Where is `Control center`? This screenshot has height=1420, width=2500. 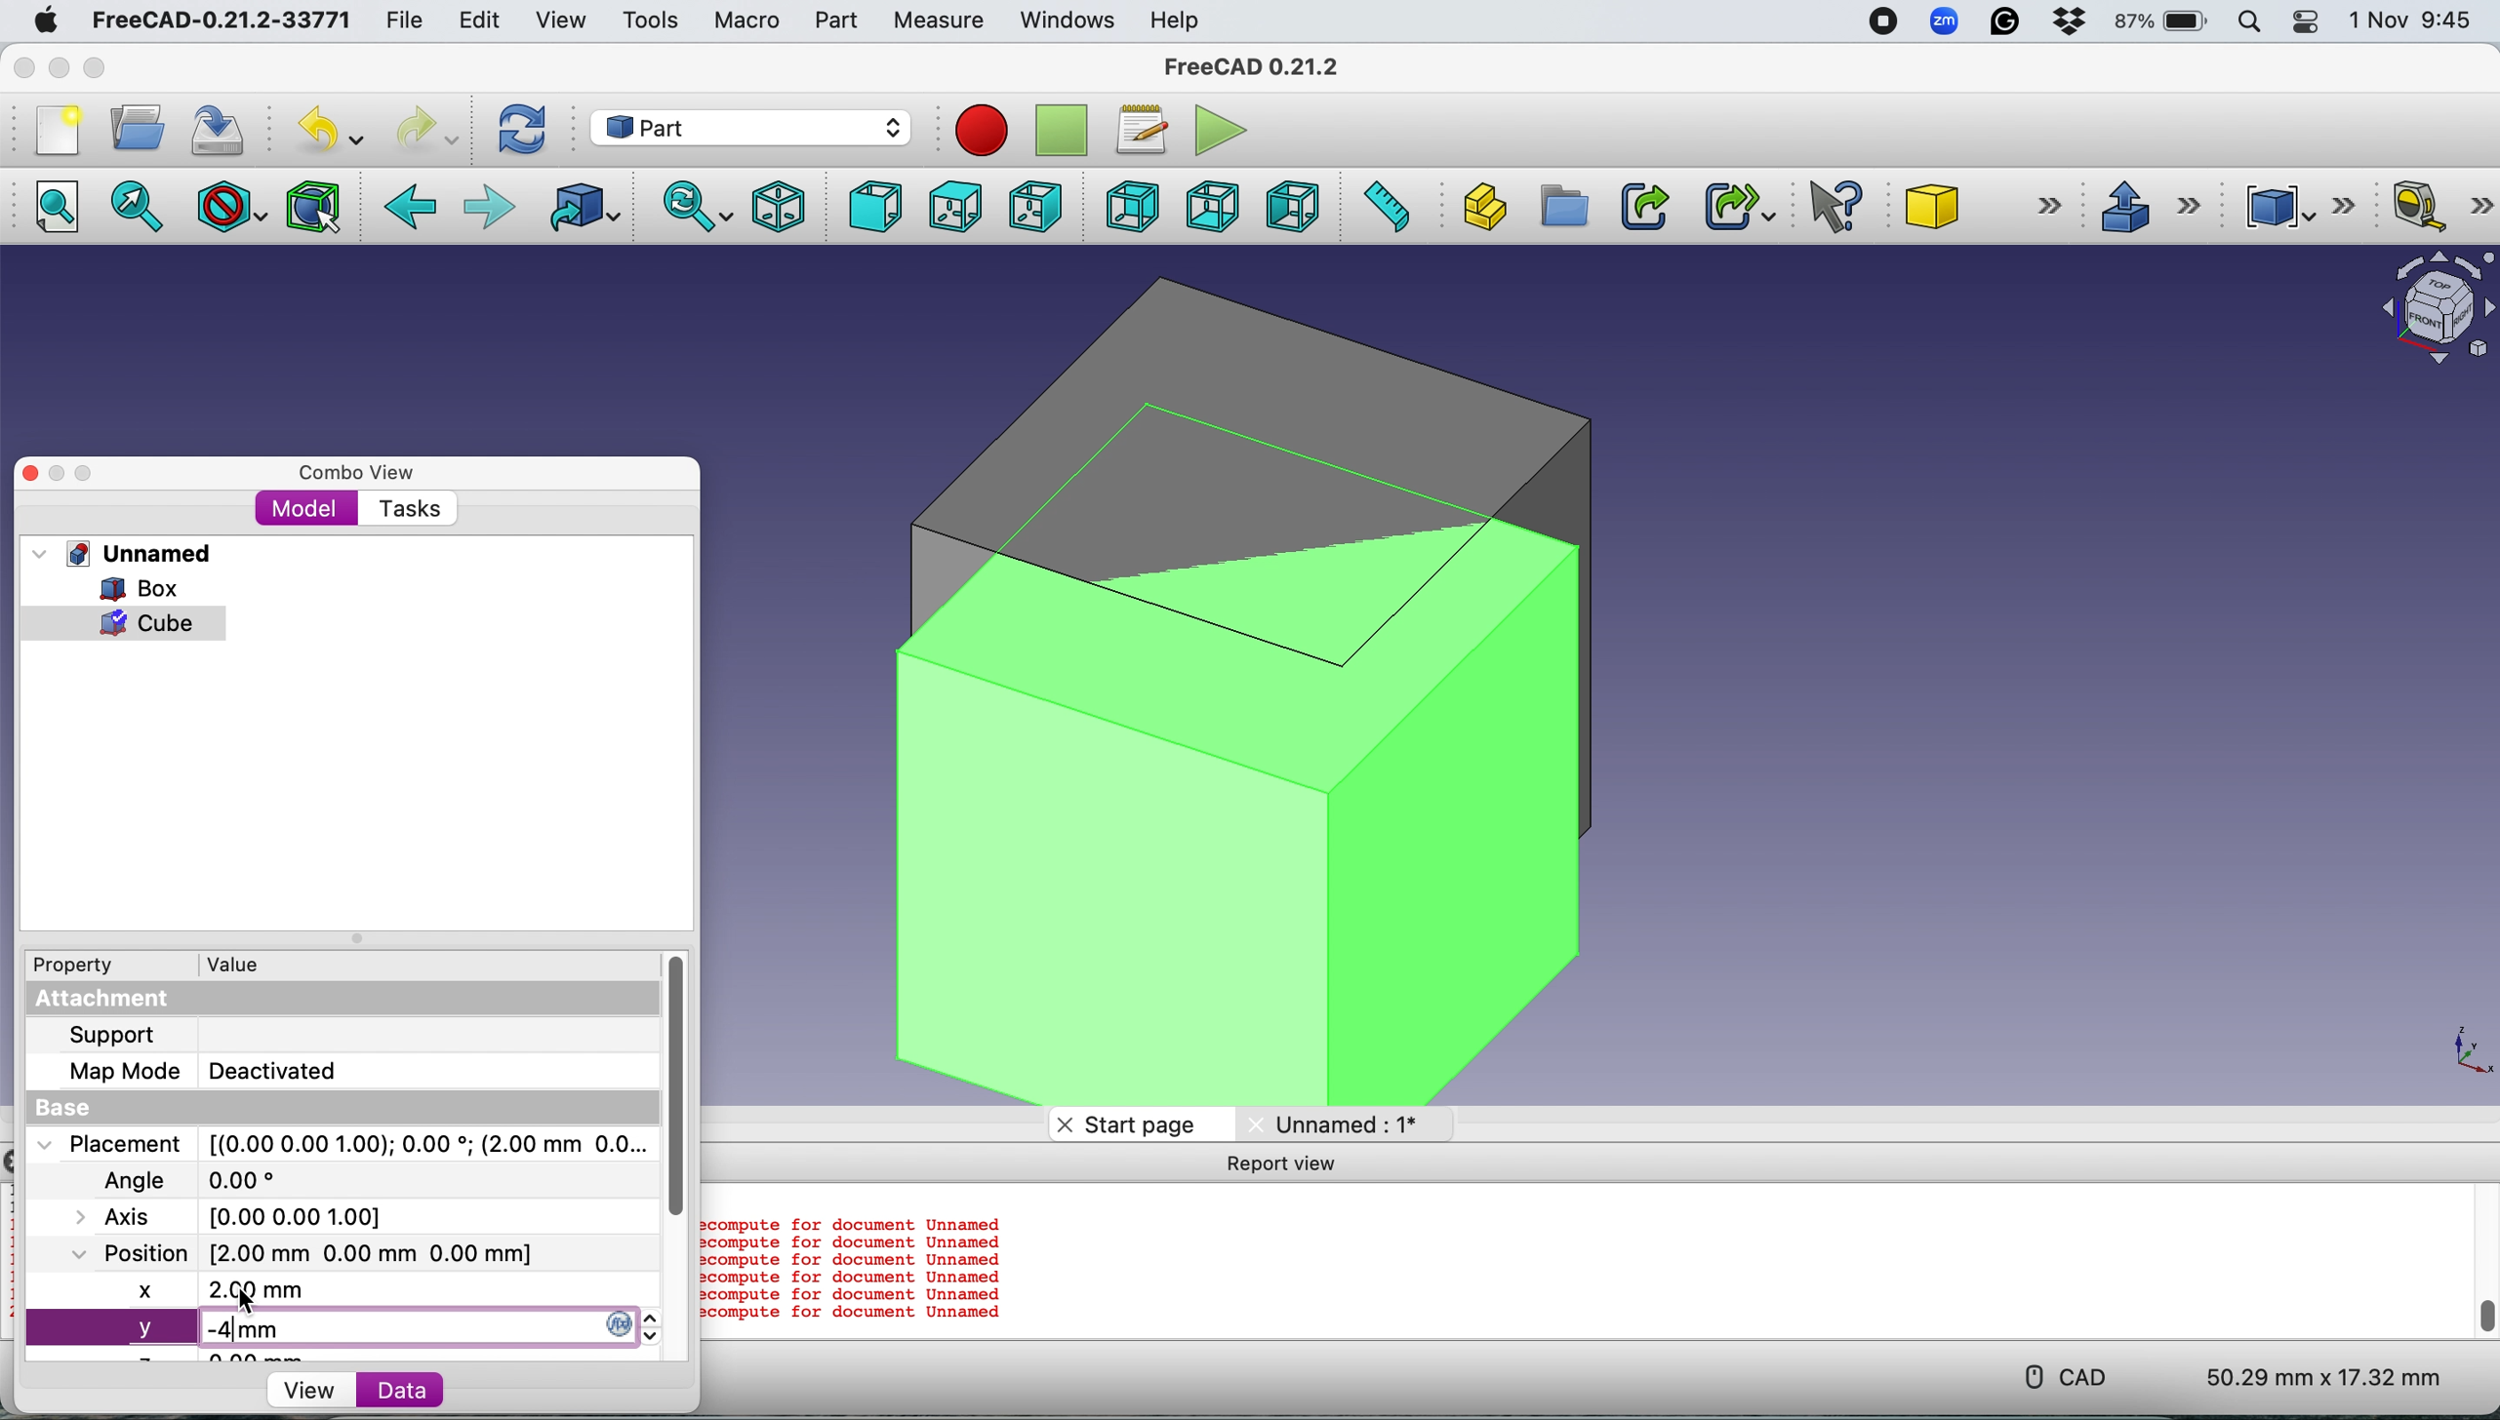 Control center is located at coordinates (2309, 22).